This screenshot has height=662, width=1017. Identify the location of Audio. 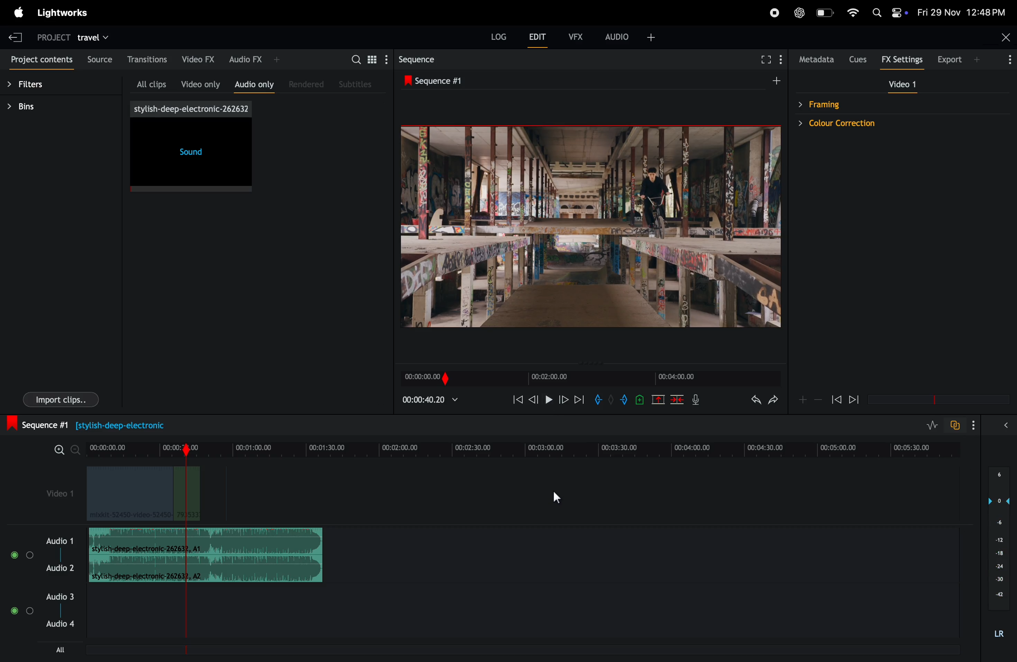
(61, 624).